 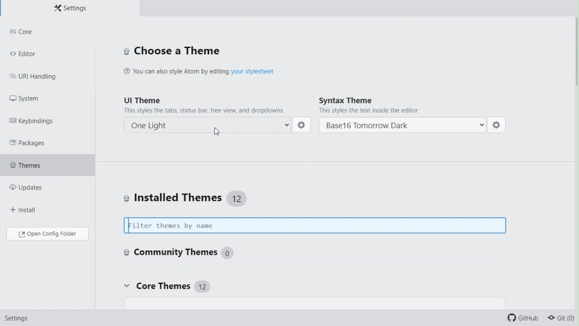 What do you see at coordinates (564, 319) in the screenshot?
I see `Git` at bounding box center [564, 319].